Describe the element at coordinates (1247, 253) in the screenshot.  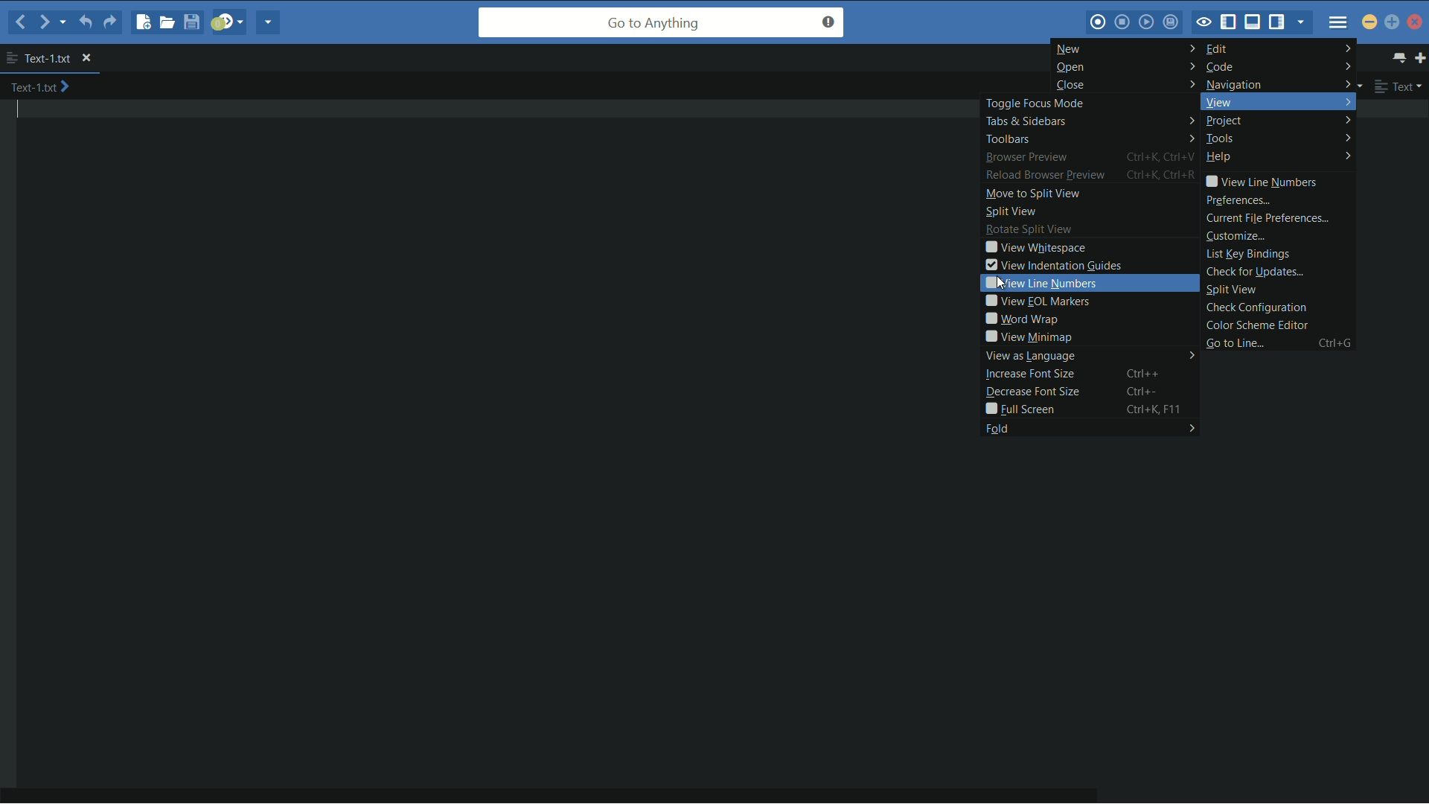
I see `list key bindings` at that location.